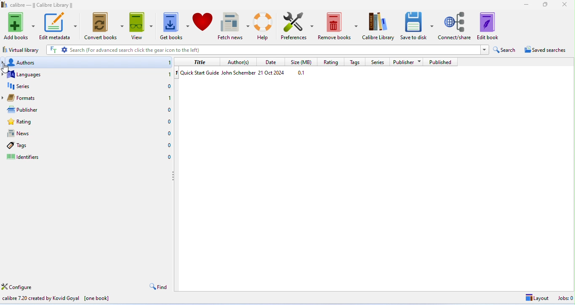  Describe the element at coordinates (174, 24) in the screenshot. I see `get books` at that location.